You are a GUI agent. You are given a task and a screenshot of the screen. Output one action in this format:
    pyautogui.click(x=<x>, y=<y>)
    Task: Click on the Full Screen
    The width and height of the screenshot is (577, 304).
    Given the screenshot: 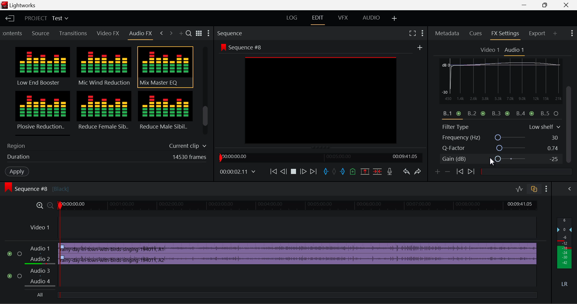 What is the action you would take?
    pyautogui.click(x=412, y=33)
    